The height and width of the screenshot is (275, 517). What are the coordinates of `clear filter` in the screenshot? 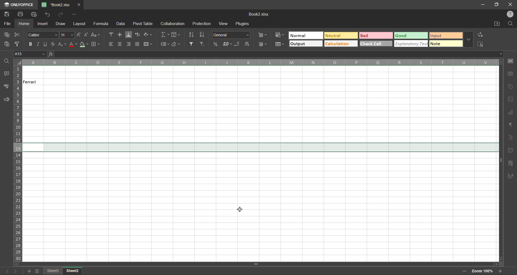 It's located at (203, 45).